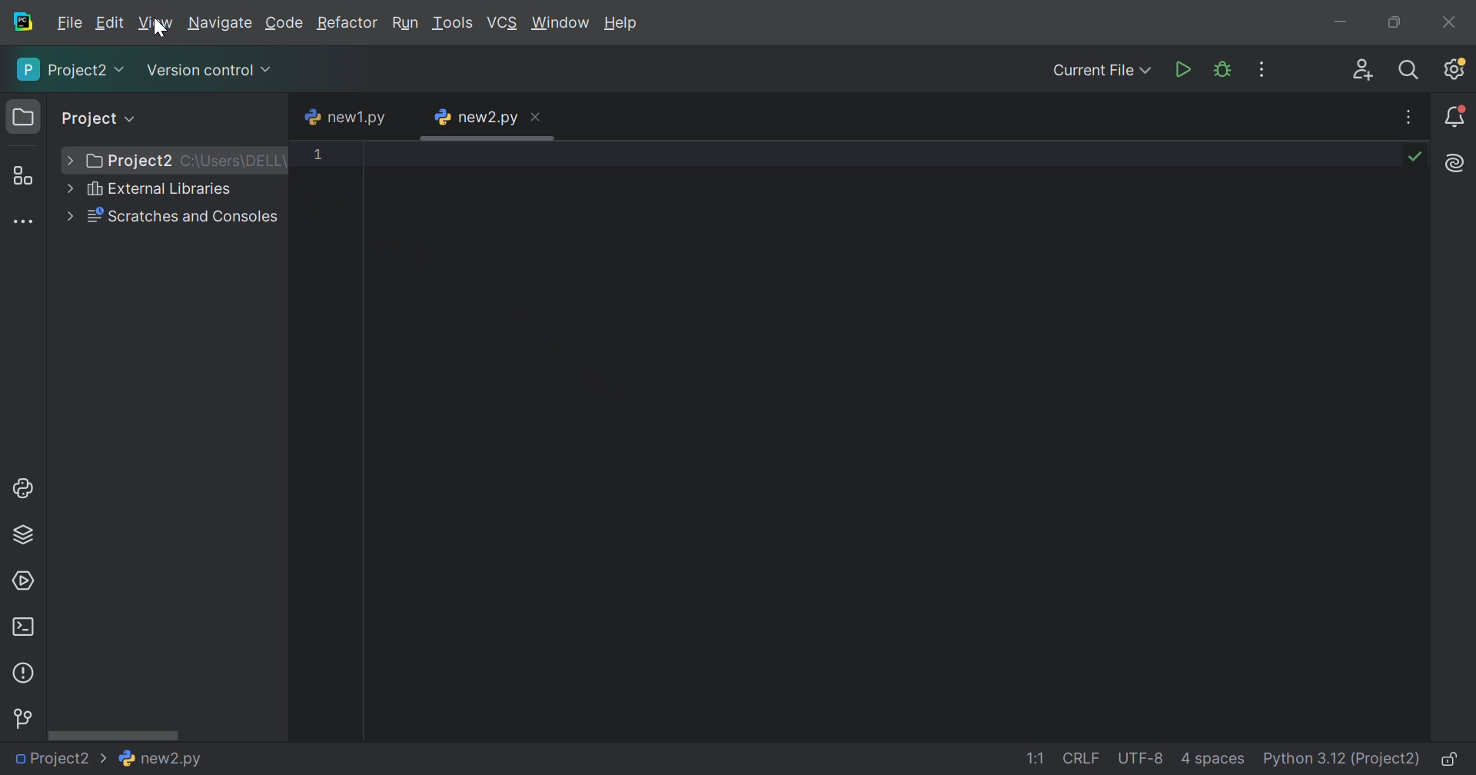  I want to click on More, so click(71, 161).